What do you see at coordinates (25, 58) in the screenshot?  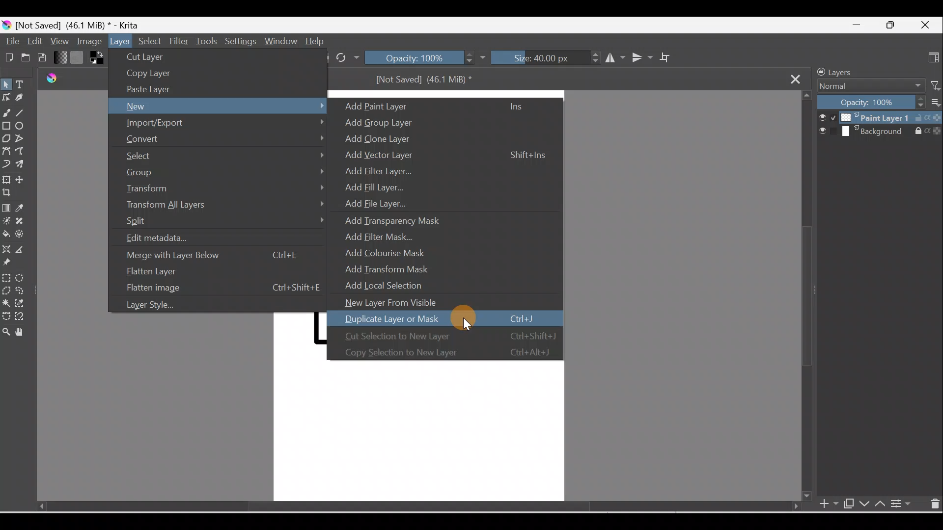 I see `Open existing document` at bounding box center [25, 58].